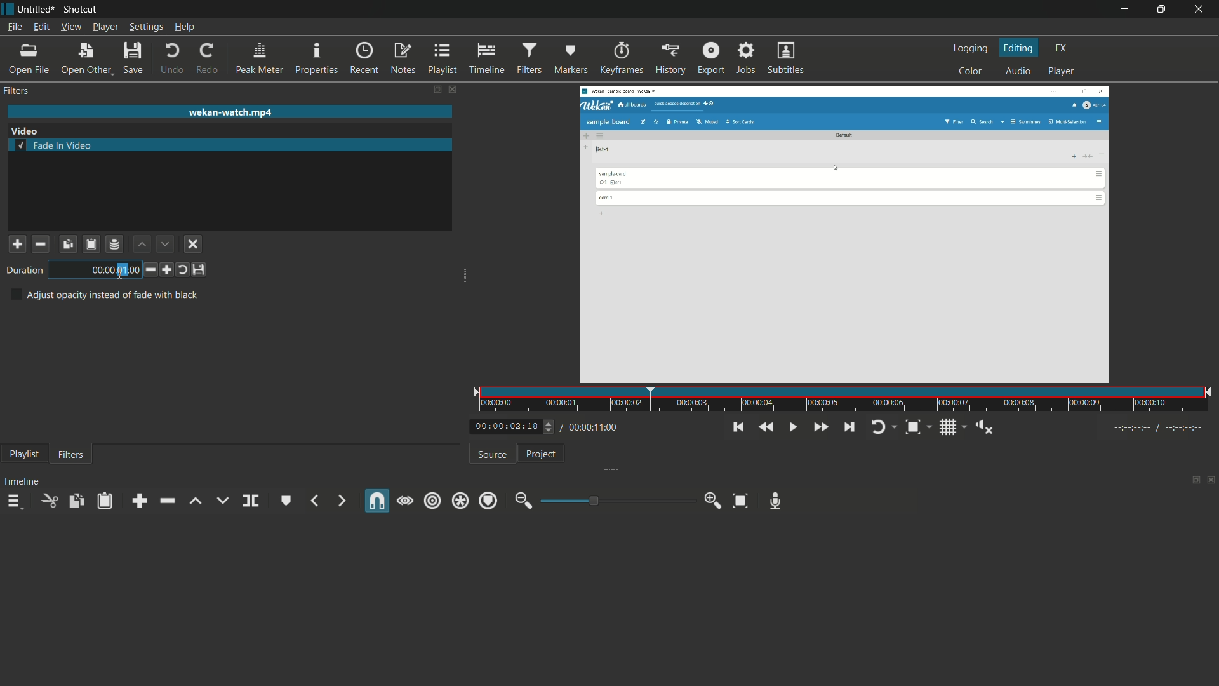 The height and width of the screenshot is (686, 1219). I want to click on timeline, so click(22, 481).